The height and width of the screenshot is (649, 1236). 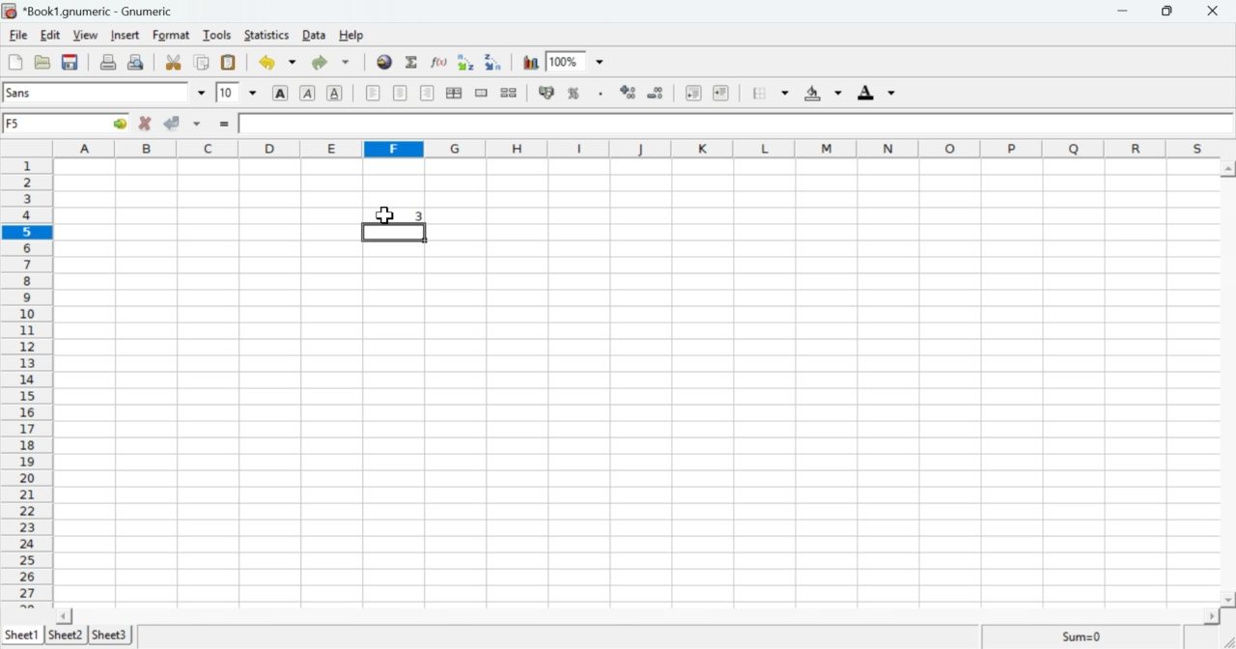 I want to click on Sum=0, so click(x=1084, y=635).